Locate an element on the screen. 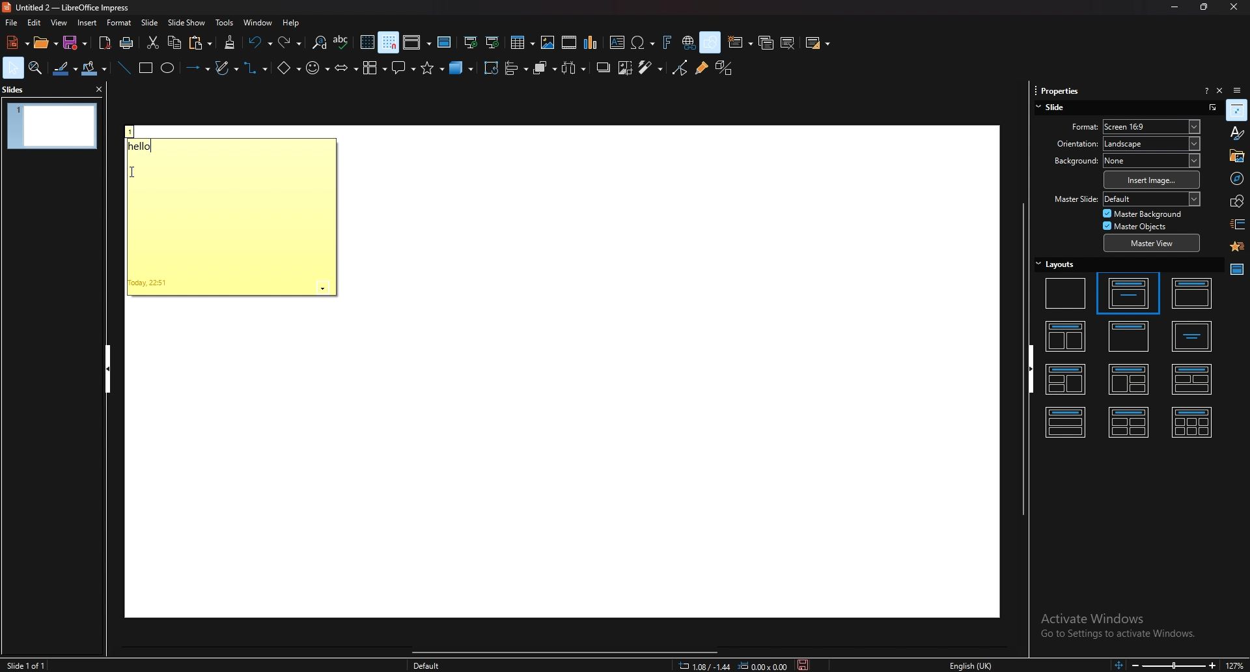 Image resolution: width=1250 pixels, height=672 pixels. layouts is located at coordinates (1056, 264).